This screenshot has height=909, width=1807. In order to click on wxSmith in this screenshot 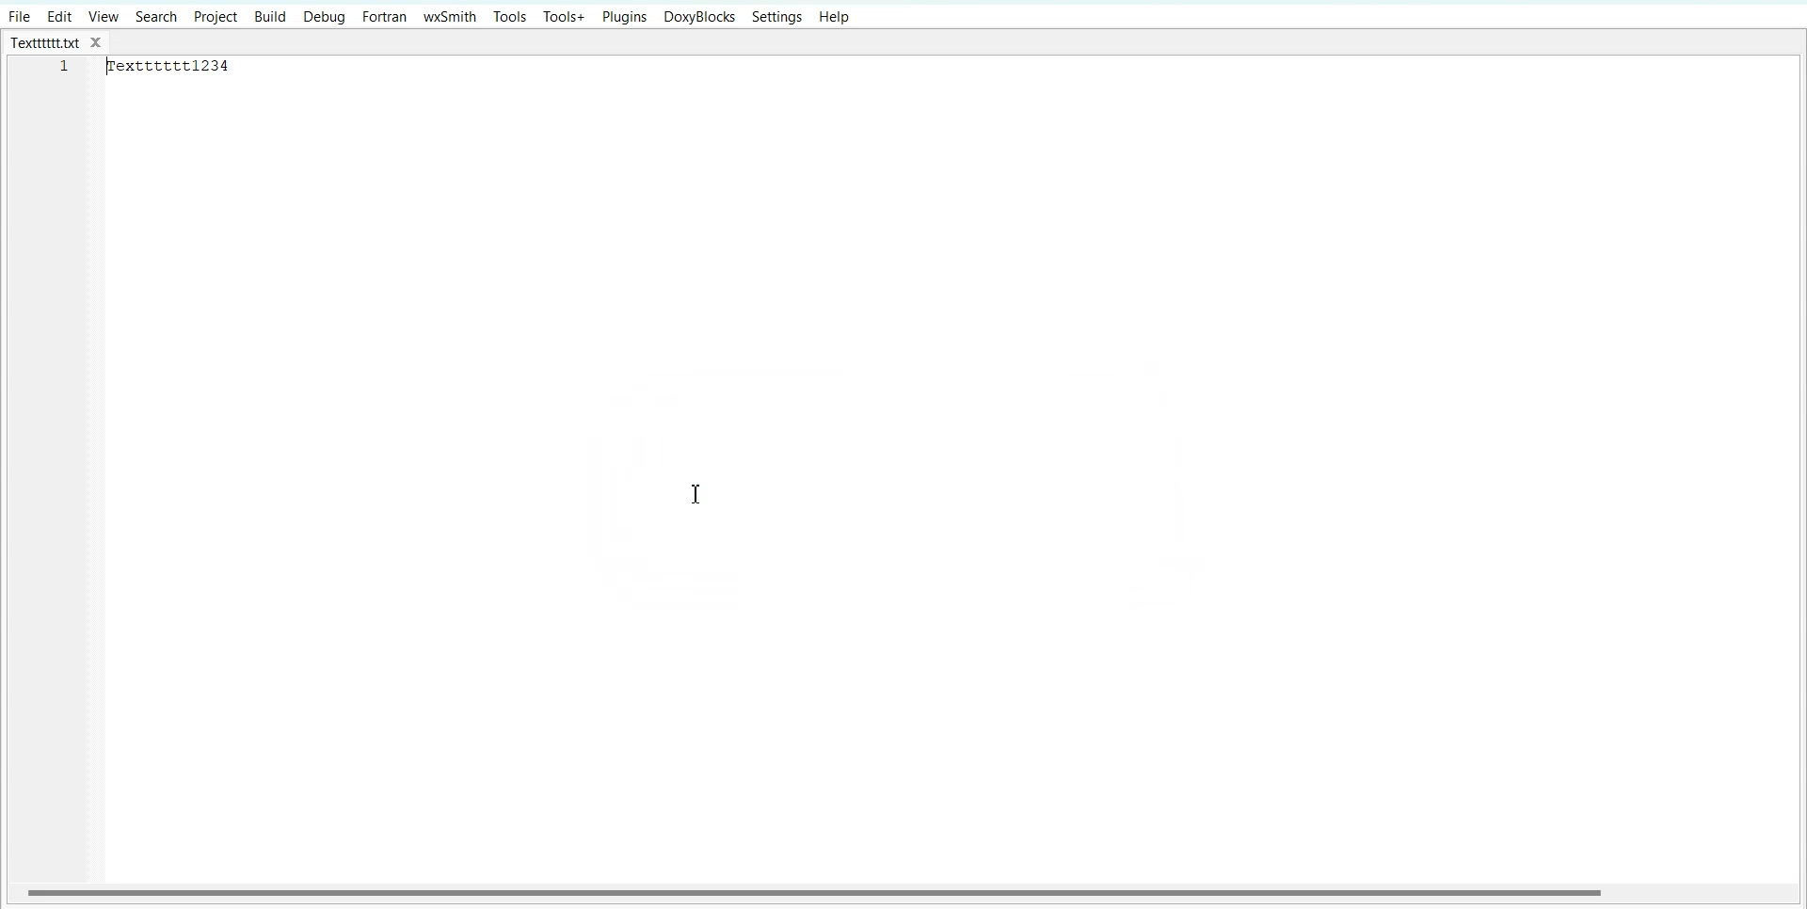, I will do `click(451, 16)`.